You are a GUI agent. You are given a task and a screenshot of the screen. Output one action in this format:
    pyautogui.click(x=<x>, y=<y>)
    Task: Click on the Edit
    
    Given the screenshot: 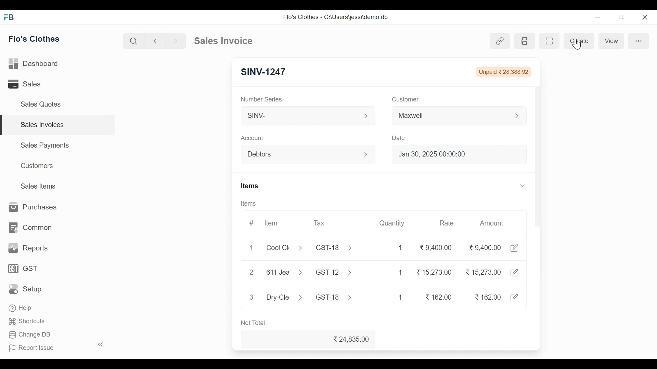 What is the action you would take?
    pyautogui.click(x=516, y=248)
    